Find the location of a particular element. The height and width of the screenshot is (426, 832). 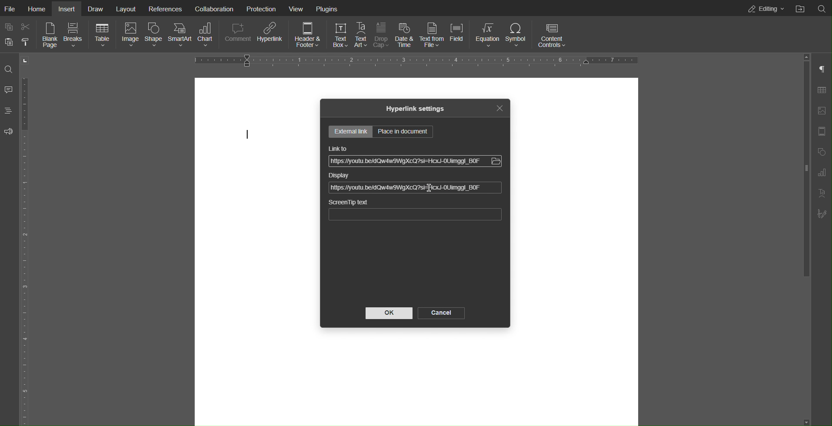

Paragraph Settings is located at coordinates (822, 67).